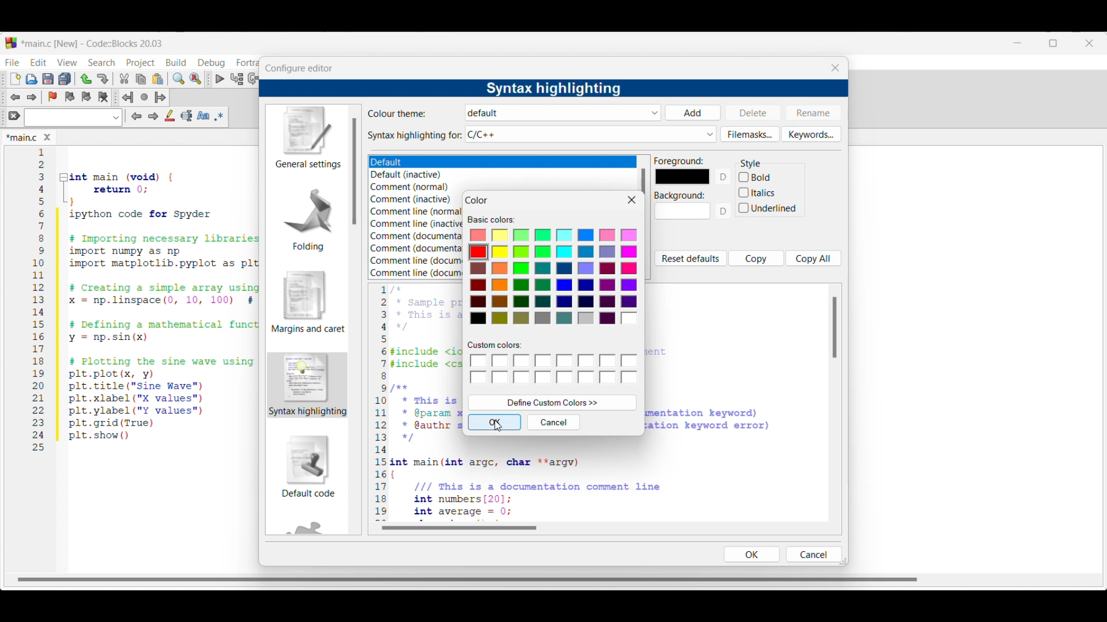 The image size is (1107, 622). I want to click on Indicates basic color options, so click(491, 220).